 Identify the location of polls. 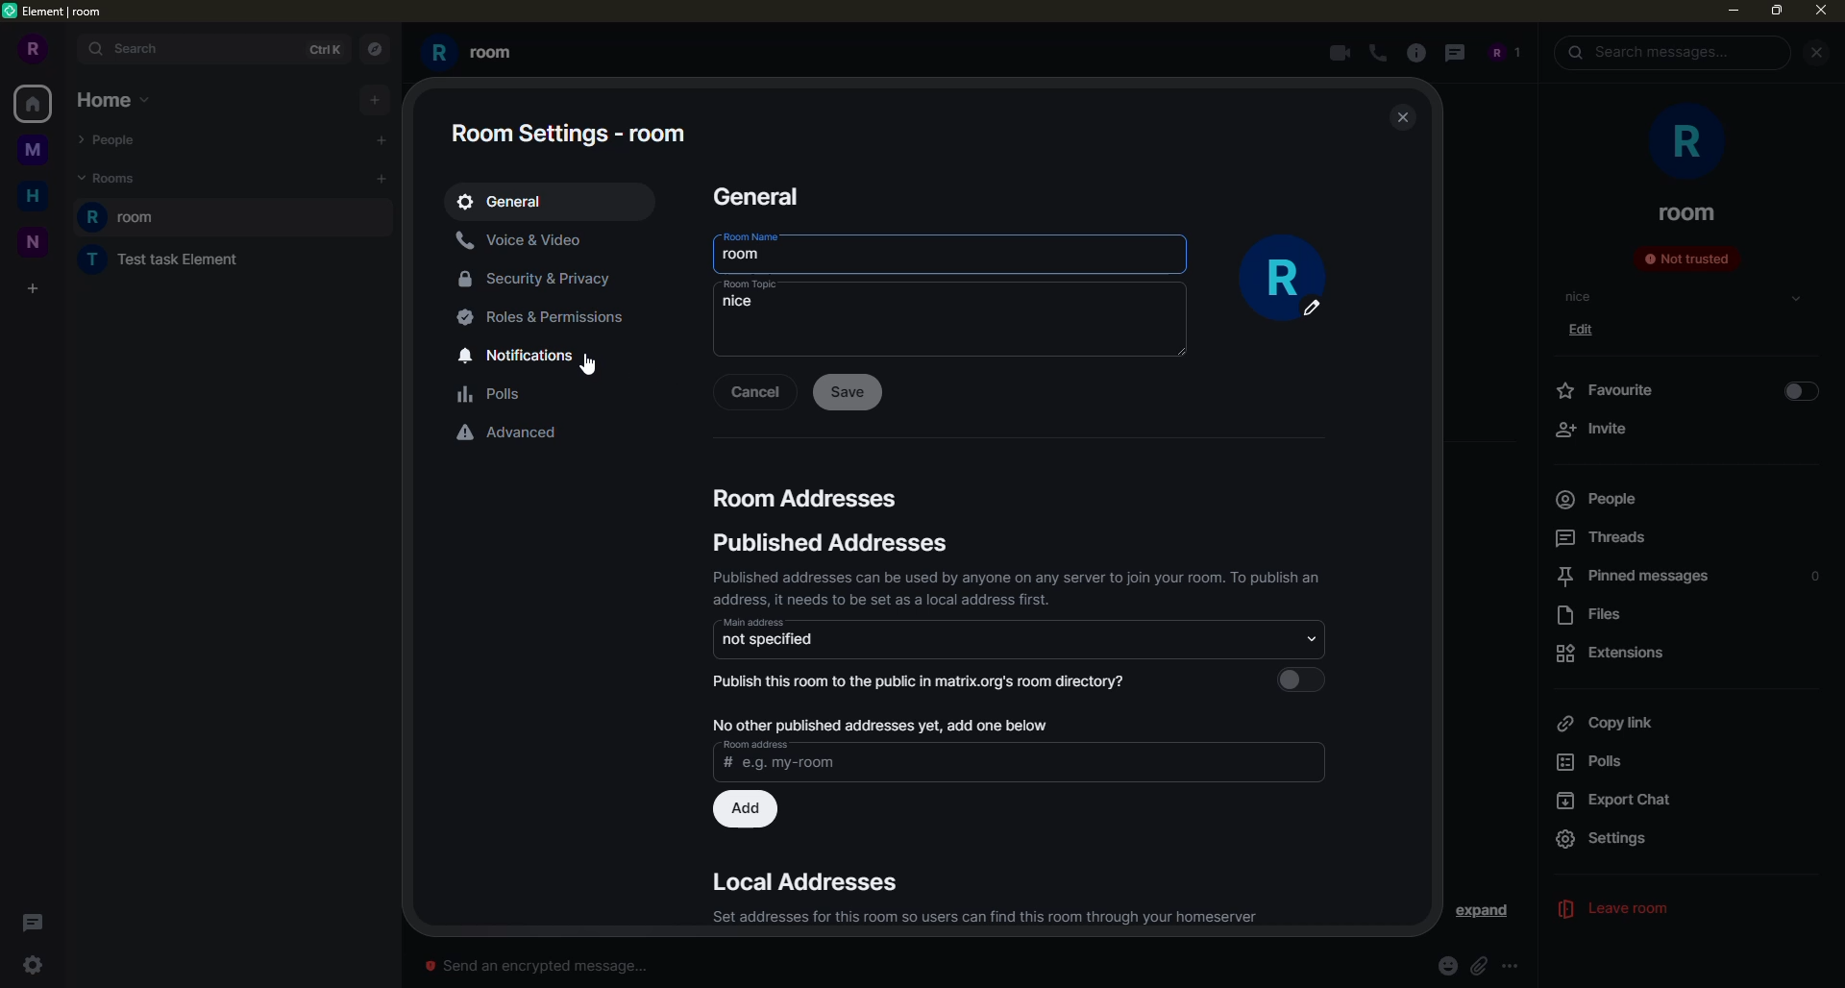
(1602, 764).